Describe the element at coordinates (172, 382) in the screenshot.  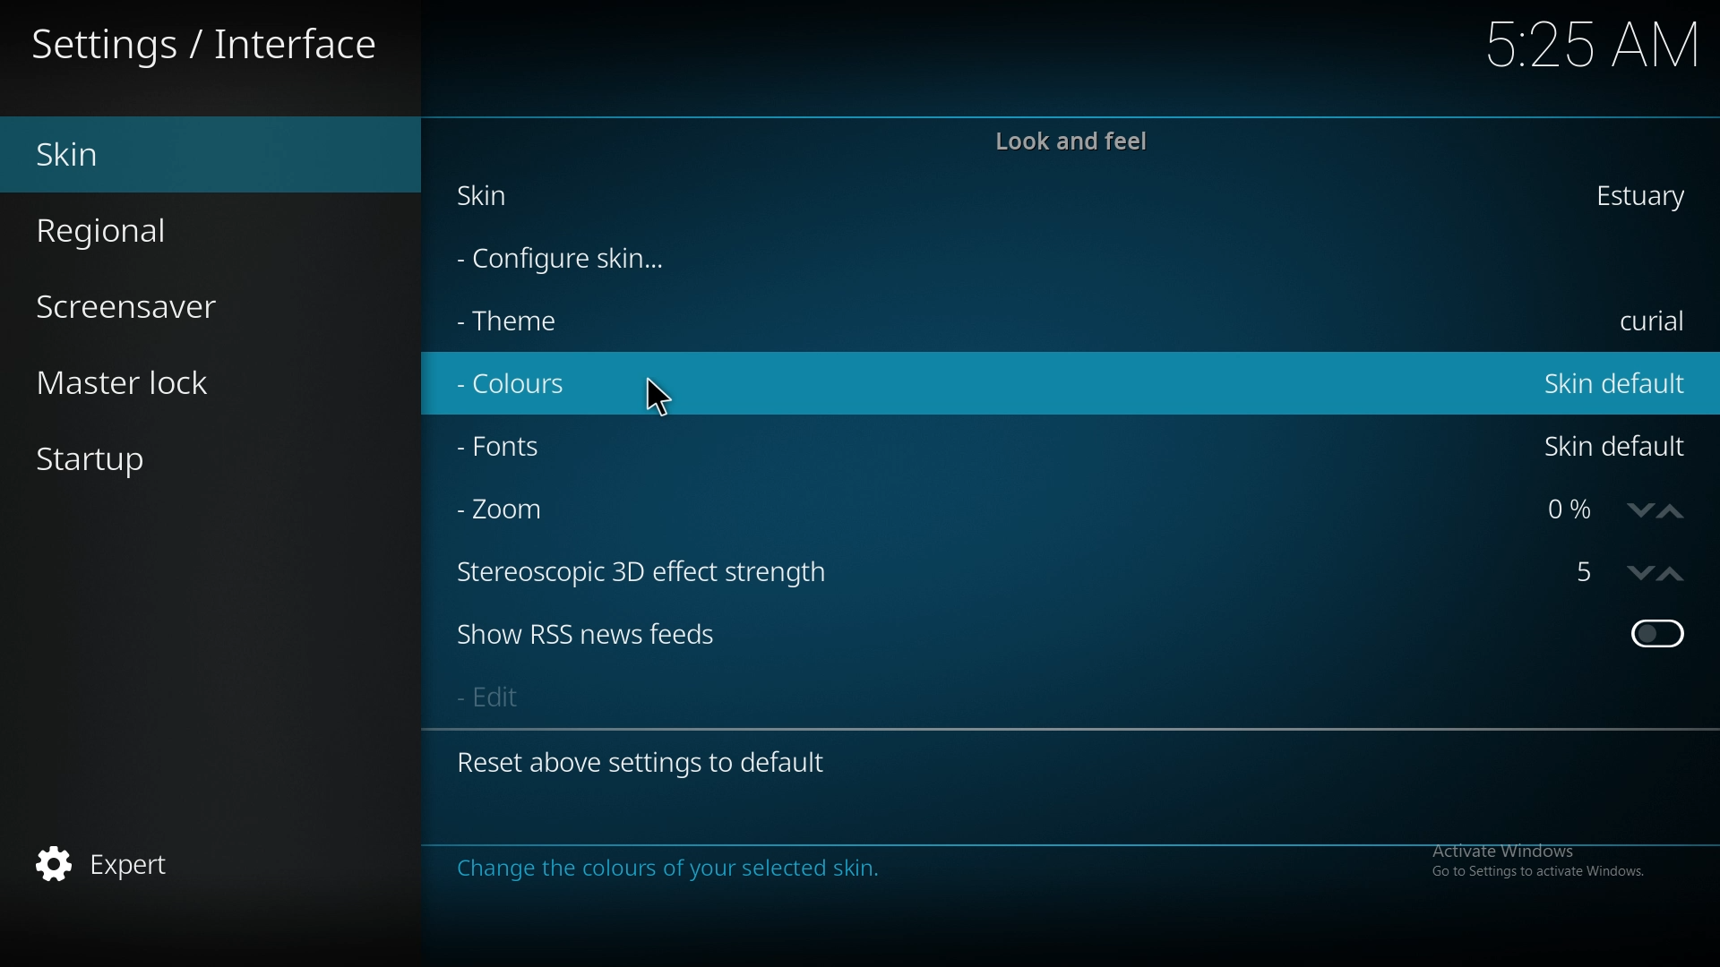
I see `master lock` at that location.